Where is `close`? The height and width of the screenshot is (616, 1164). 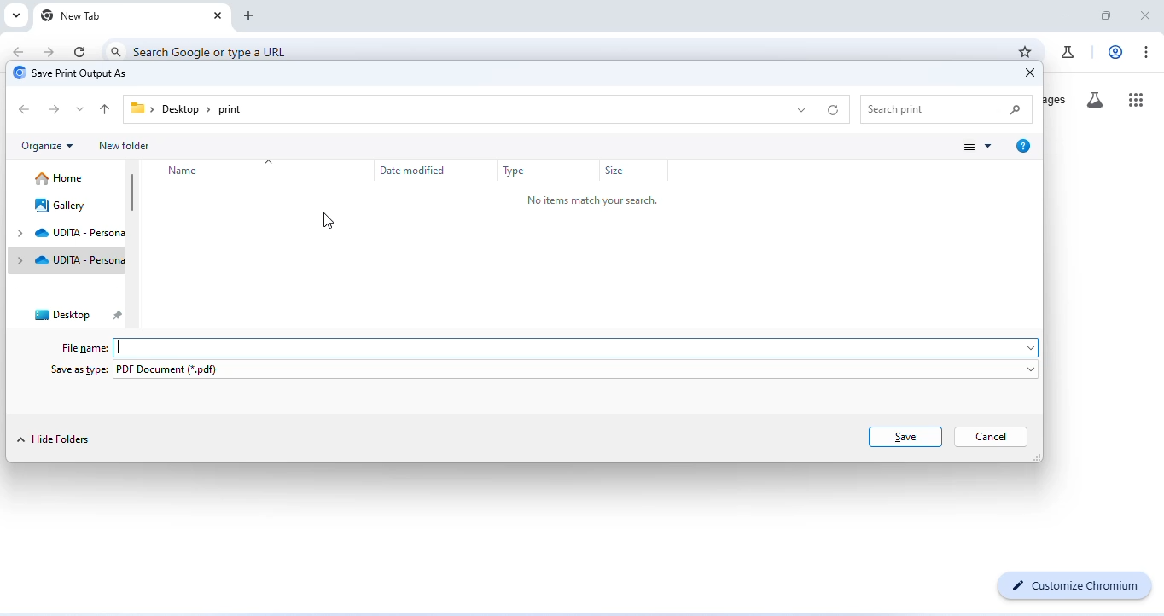
close is located at coordinates (215, 15).